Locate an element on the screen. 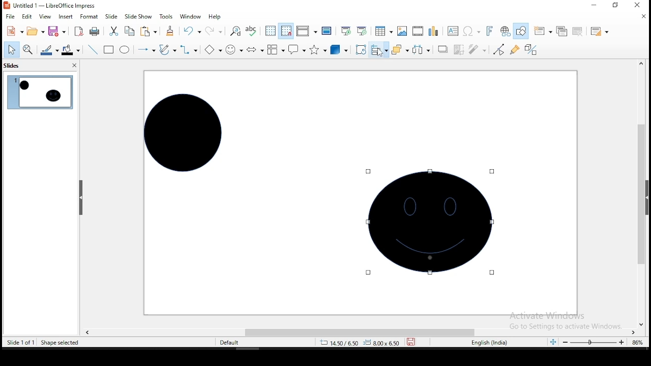  line is located at coordinates (93, 50).